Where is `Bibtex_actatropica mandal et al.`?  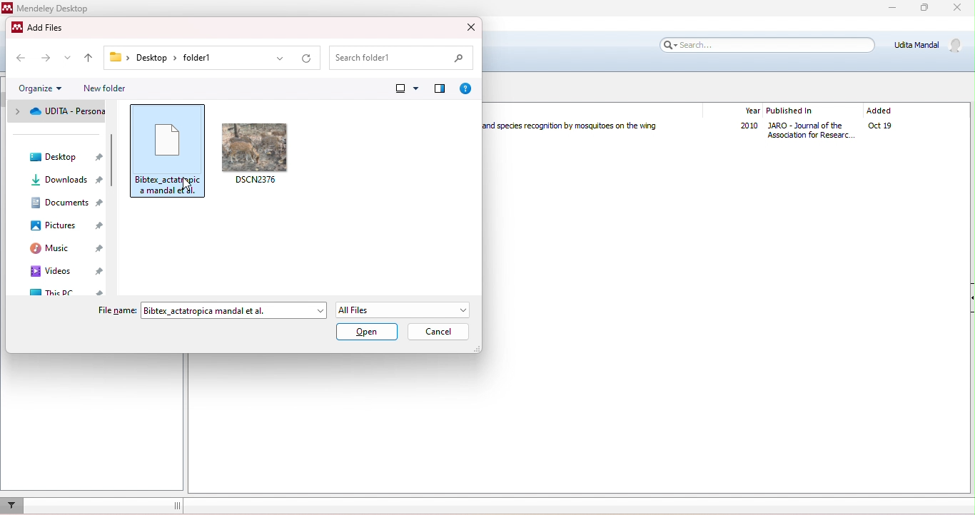
Bibtex_actatropica mandal et al. is located at coordinates (228, 310).